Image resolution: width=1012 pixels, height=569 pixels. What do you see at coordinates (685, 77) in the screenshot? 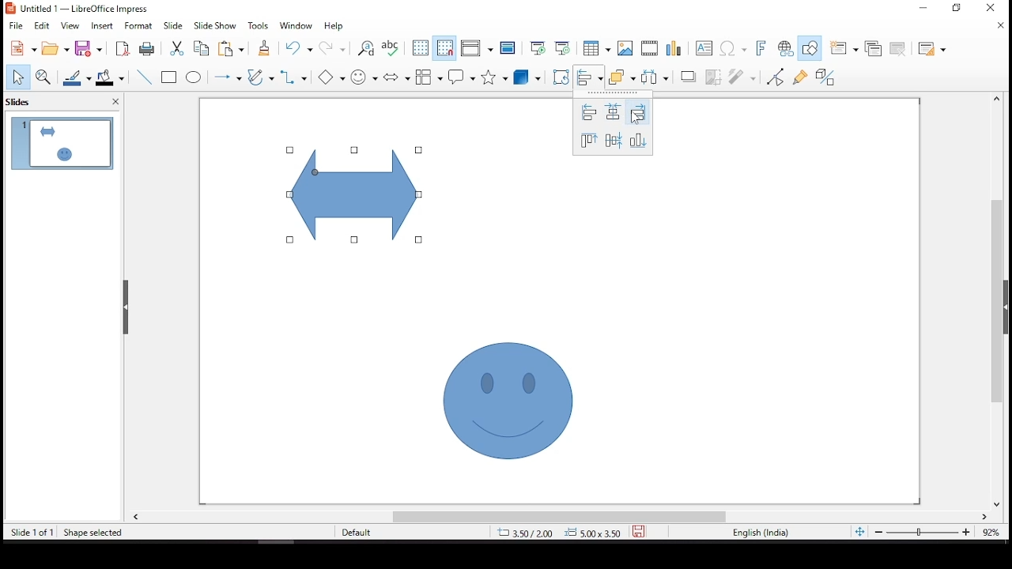
I see `shadow` at bounding box center [685, 77].